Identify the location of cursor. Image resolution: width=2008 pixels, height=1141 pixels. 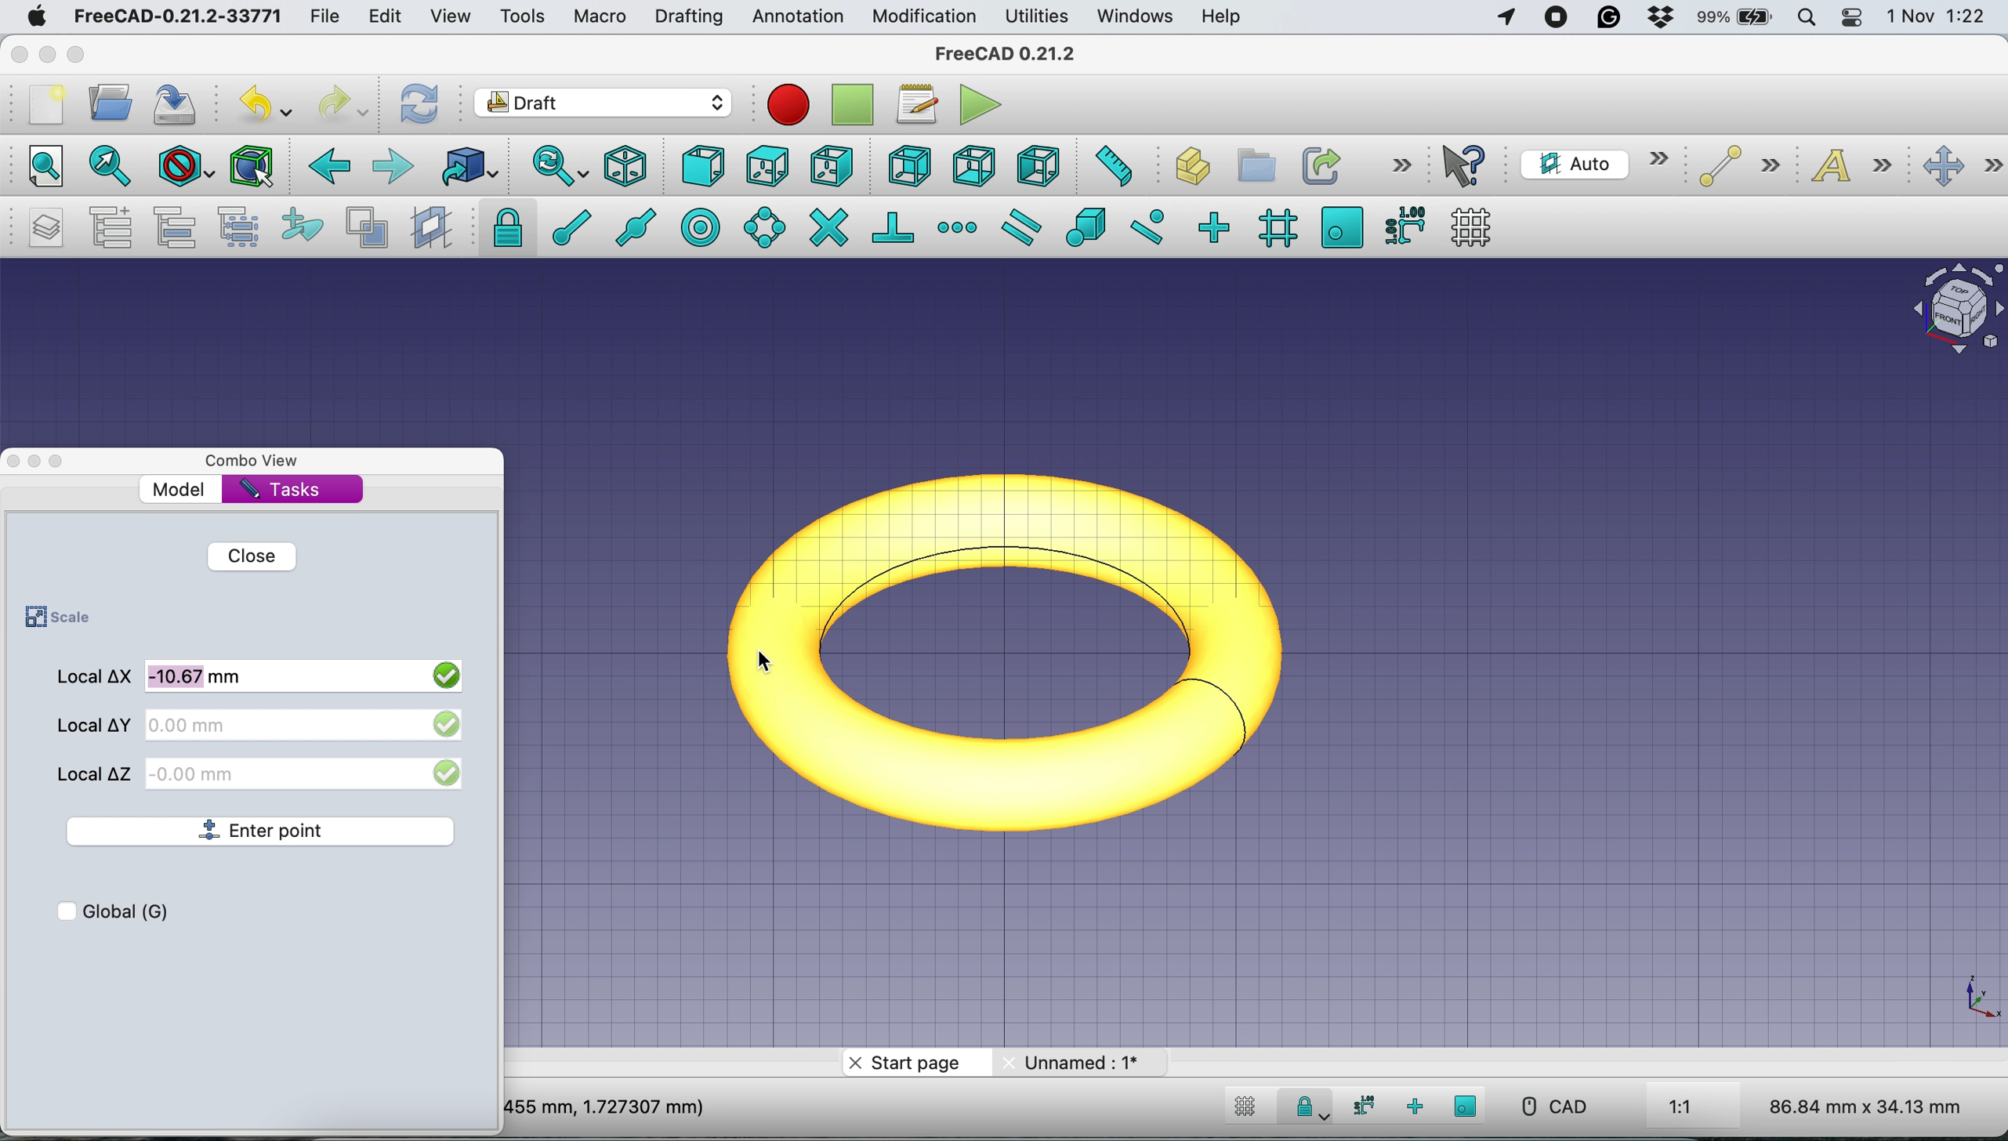
(770, 661).